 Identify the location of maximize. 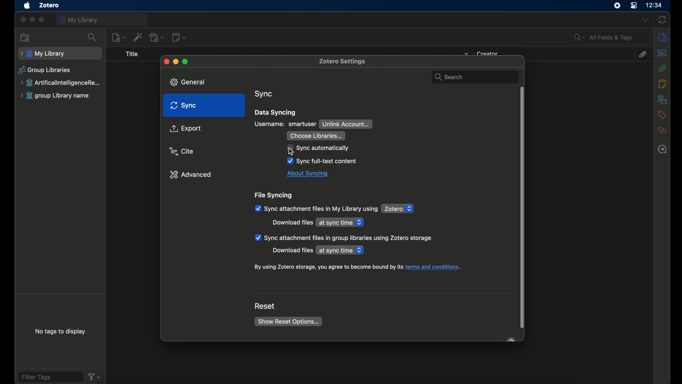
(42, 20).